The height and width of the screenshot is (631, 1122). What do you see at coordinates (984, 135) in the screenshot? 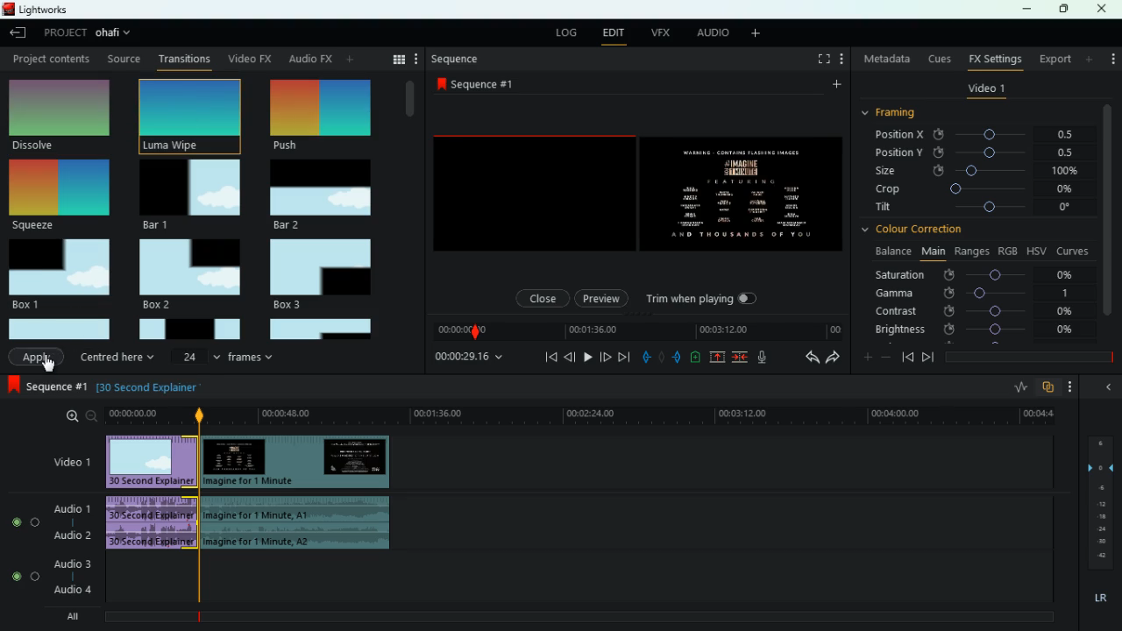
I see `position x` at bounding box center [984, 135].